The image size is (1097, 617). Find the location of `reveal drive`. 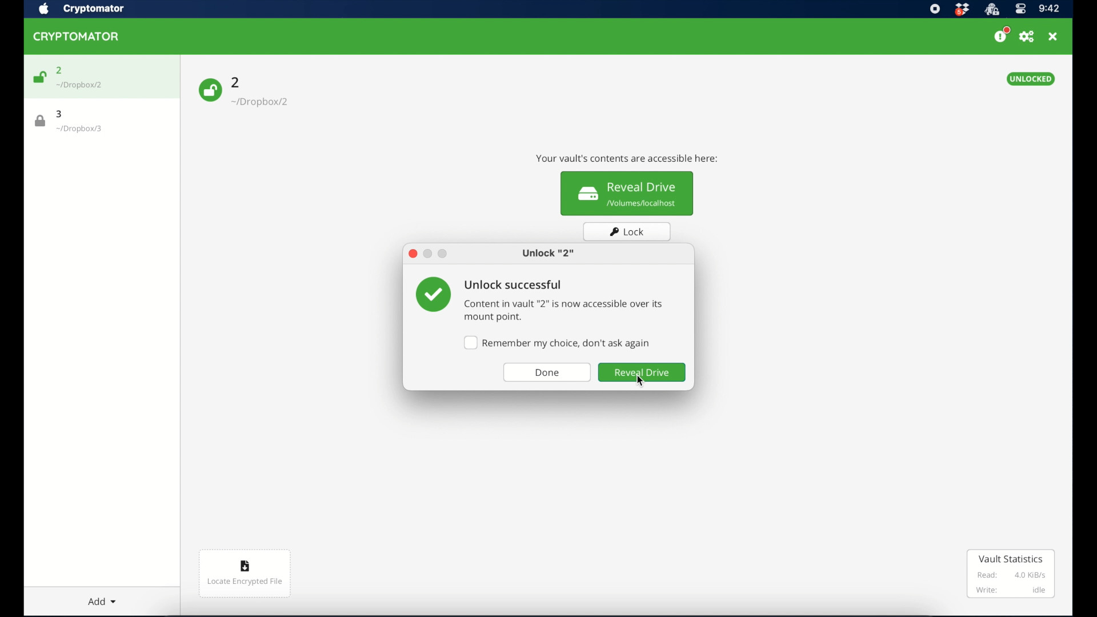

reveal drive is located at coordinates (642, 372).